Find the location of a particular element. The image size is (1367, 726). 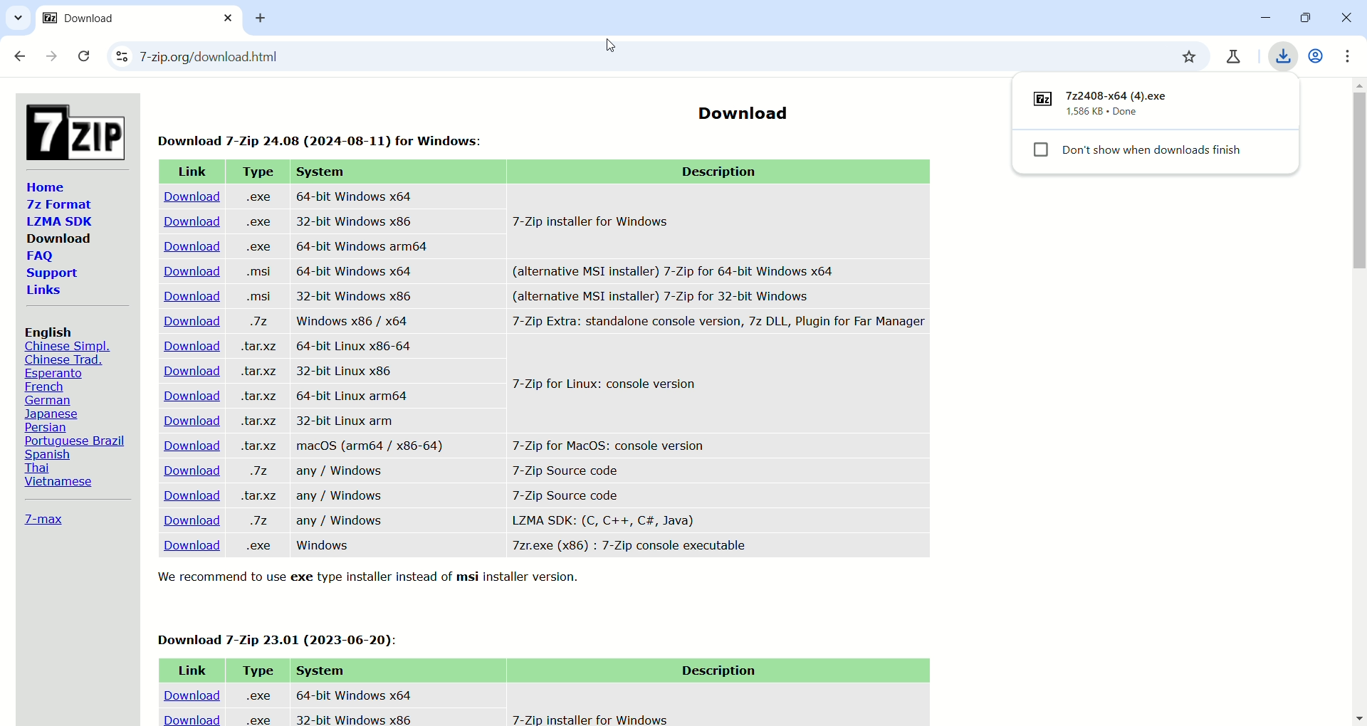

64-bit Windows x64 is located at coordinates (351, 692).